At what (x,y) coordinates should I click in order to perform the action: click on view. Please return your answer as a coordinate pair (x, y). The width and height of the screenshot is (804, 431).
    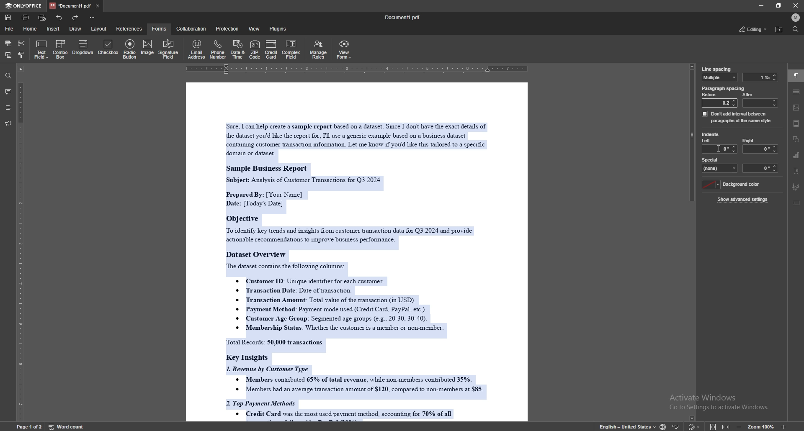
    Looking at the image, I should click on (255, 28).